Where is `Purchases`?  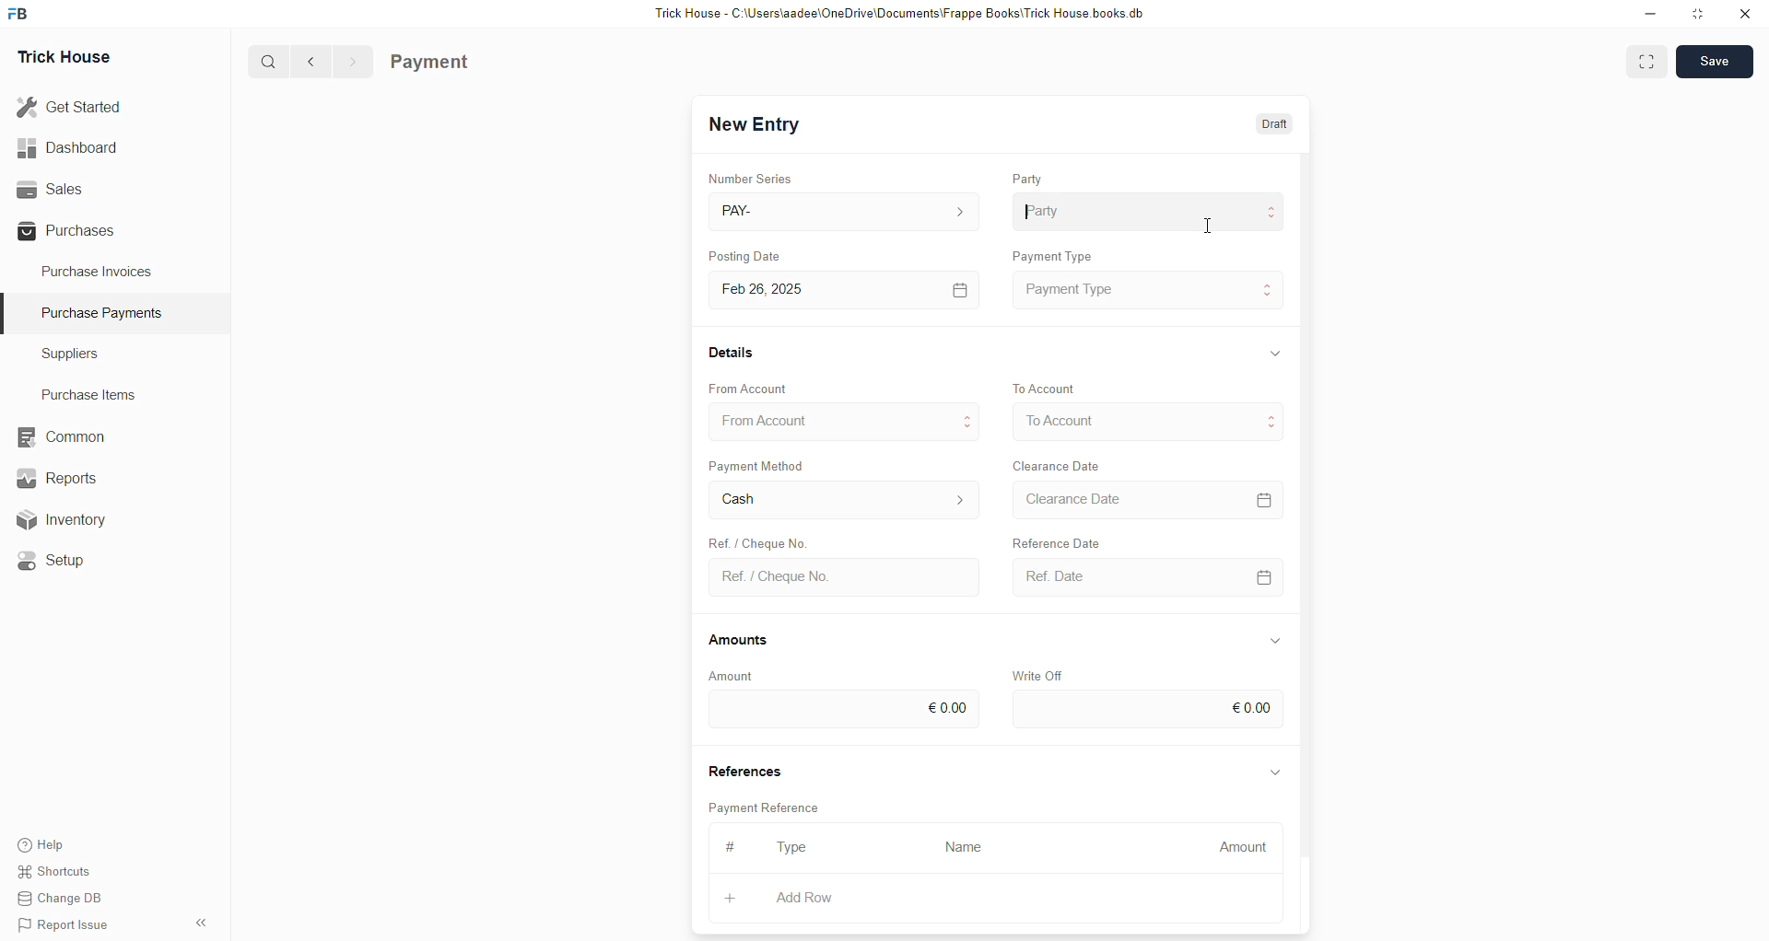 Purchases is located at coordinates (70, 233).